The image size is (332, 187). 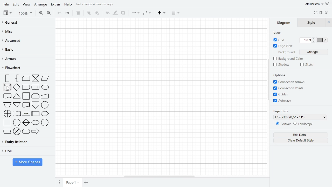 What do you see at coordinates (322, 40) in the screenshot?
I see `Grid color` at bounding box center [322, 40].